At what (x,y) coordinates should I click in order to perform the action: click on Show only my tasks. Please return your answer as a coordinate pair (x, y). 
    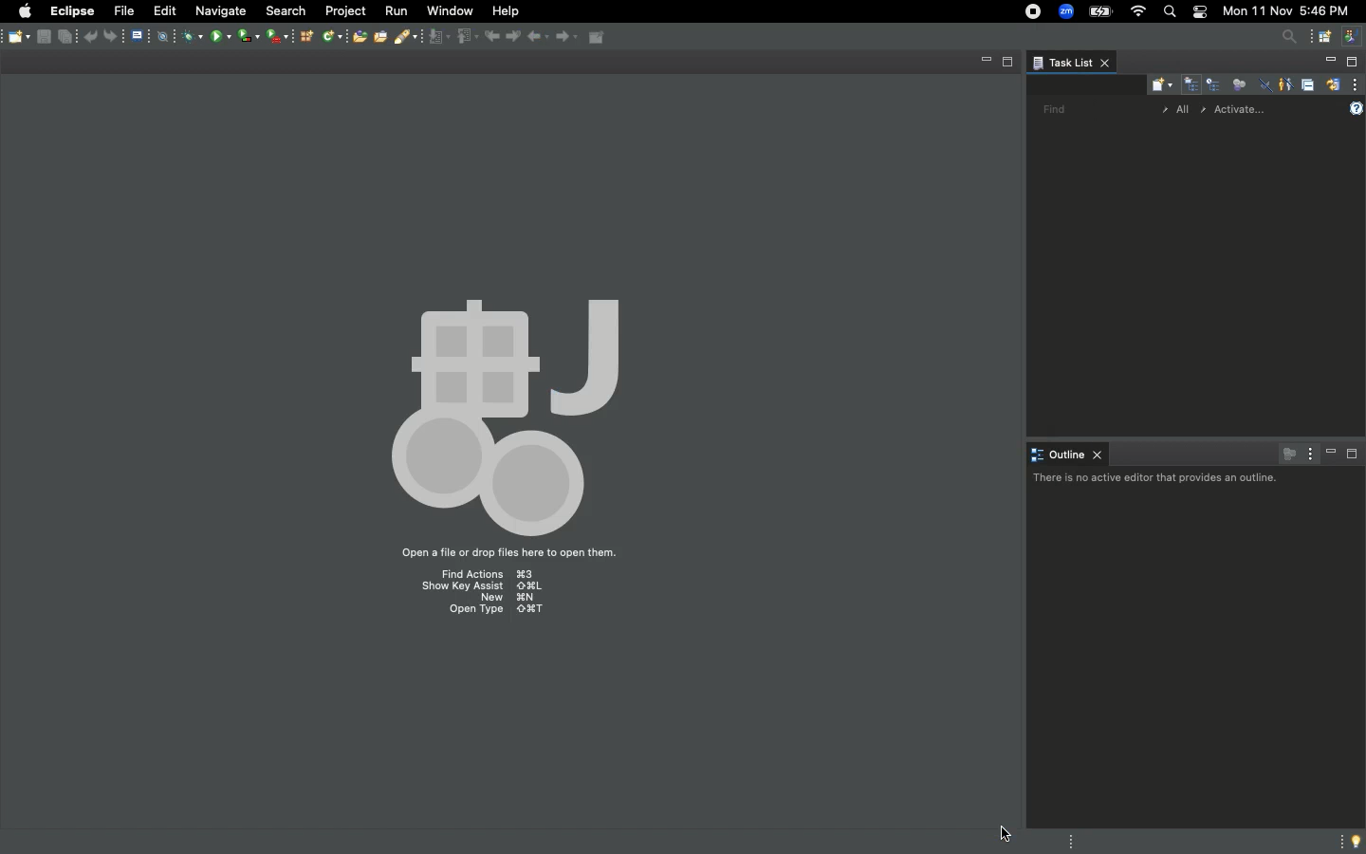
    Looking at the image, I should click on (1285, 84).